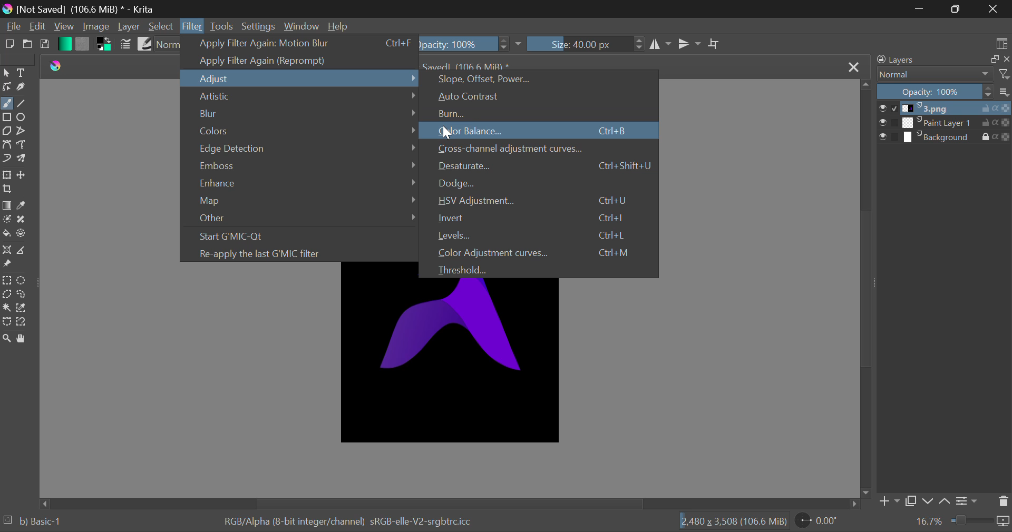  Describe the element at coordinates (306, 253) in the screenshot. I see `Re-apply the last GMIC filter` at that location.